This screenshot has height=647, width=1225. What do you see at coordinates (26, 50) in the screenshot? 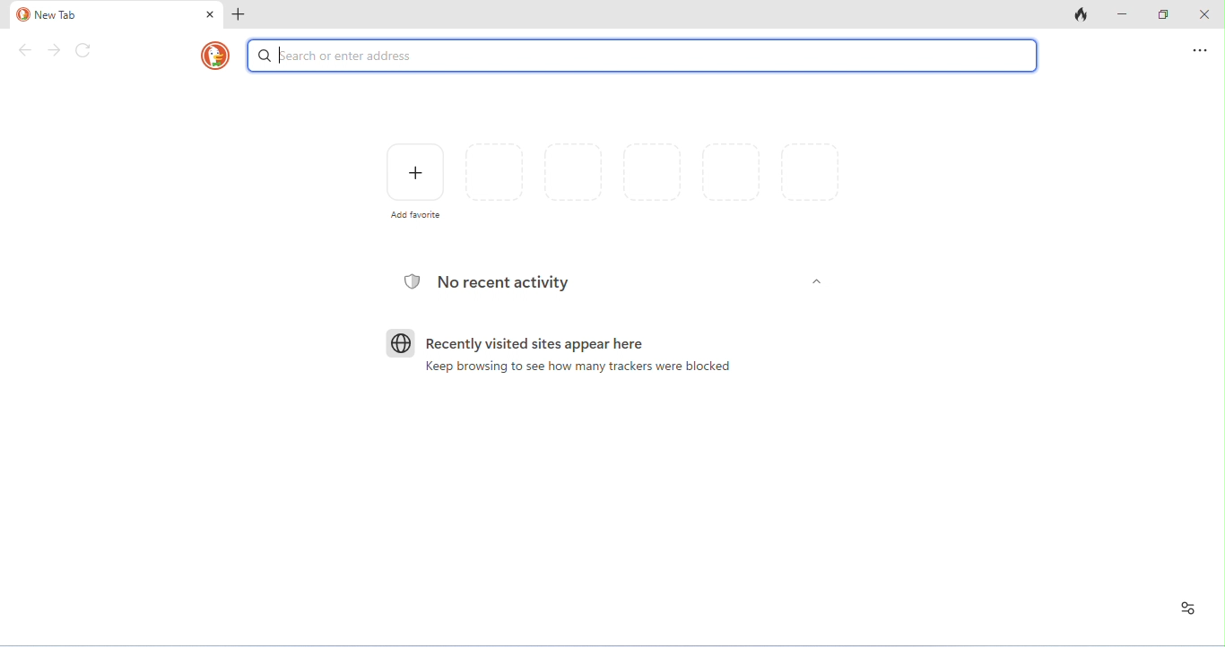
I see `back` at bounding box center [26, 50].